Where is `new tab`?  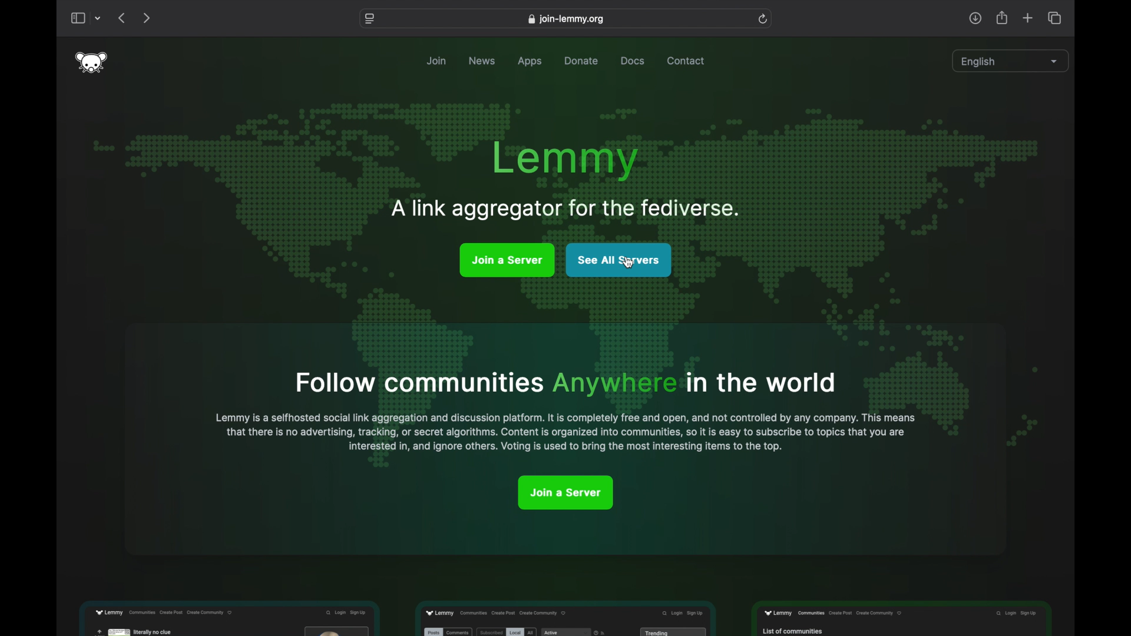
new tab is located at coordinates (1028, 18).